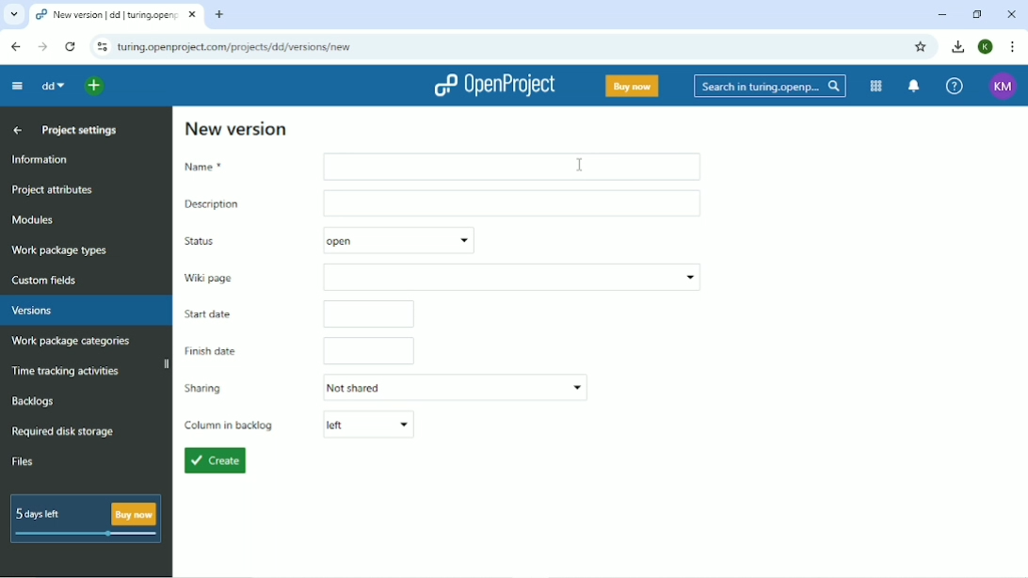  What do you see at coordinates (978, 14) in the screenshot?
I see `Restore down` at bounding box center [978, 14].